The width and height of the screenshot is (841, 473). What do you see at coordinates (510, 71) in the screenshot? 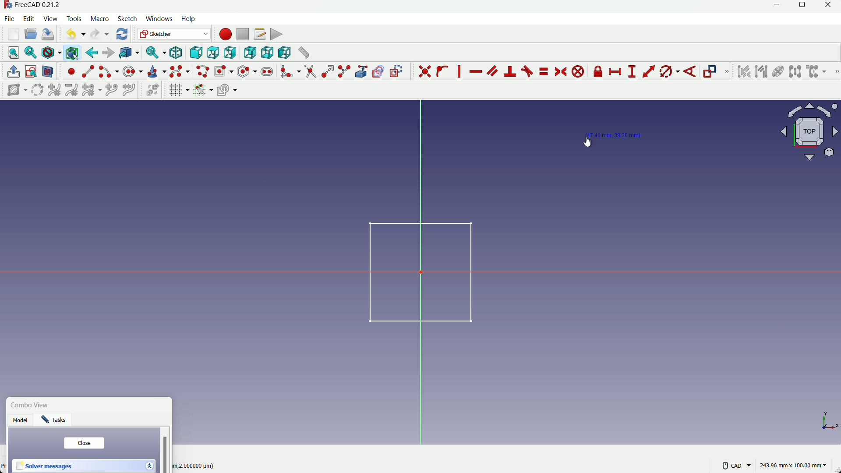
I see `constraint perpendicular` at bounding box center [510, 71].